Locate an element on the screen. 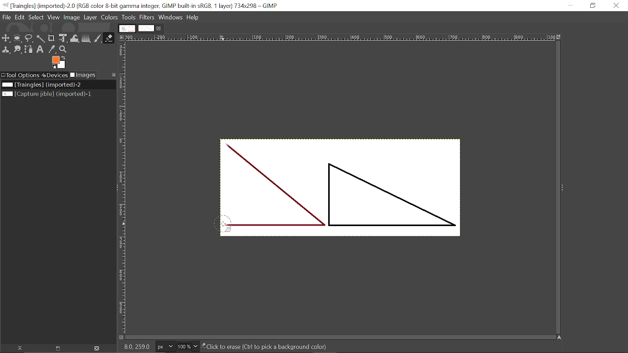 Image resolution: width=628 pixels, height=353 pixels. Access the image menu is located at coordinates (121, 37).